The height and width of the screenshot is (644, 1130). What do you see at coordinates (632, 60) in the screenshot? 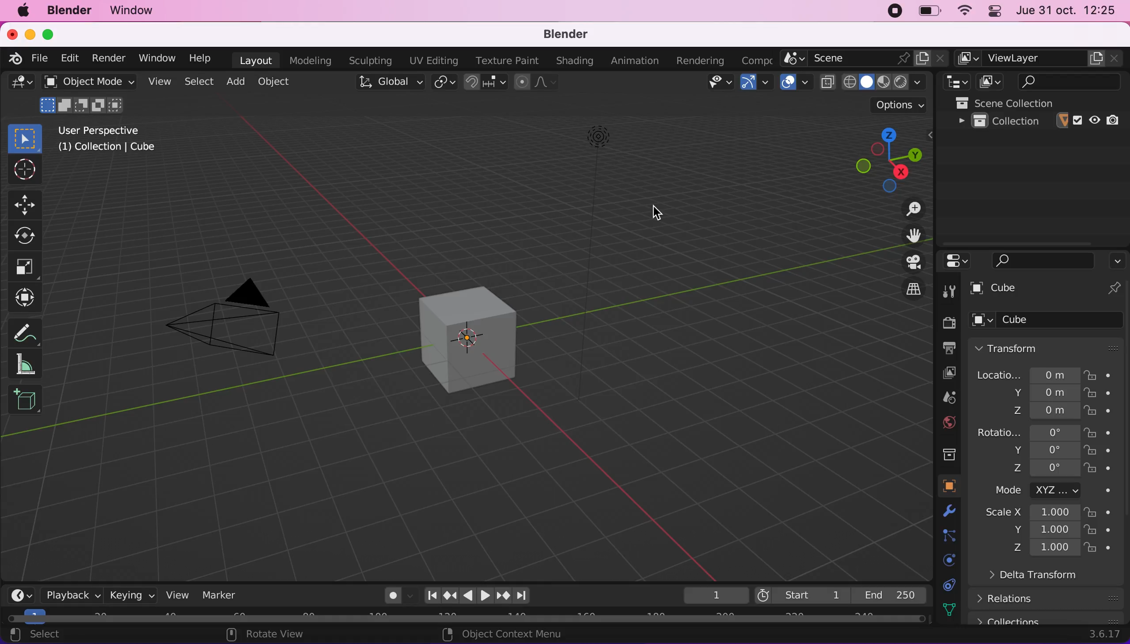
I see `animation` at bounding box center [632, 60].